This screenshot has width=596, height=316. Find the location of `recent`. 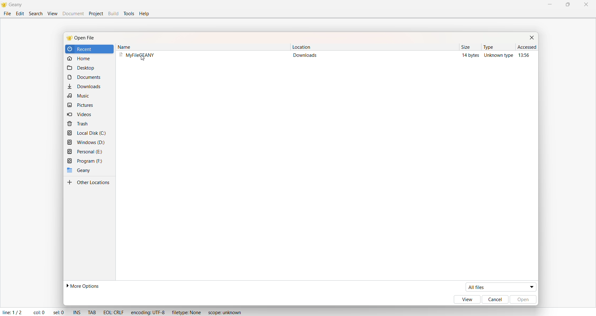

recent is located at coordinates (84, 49).